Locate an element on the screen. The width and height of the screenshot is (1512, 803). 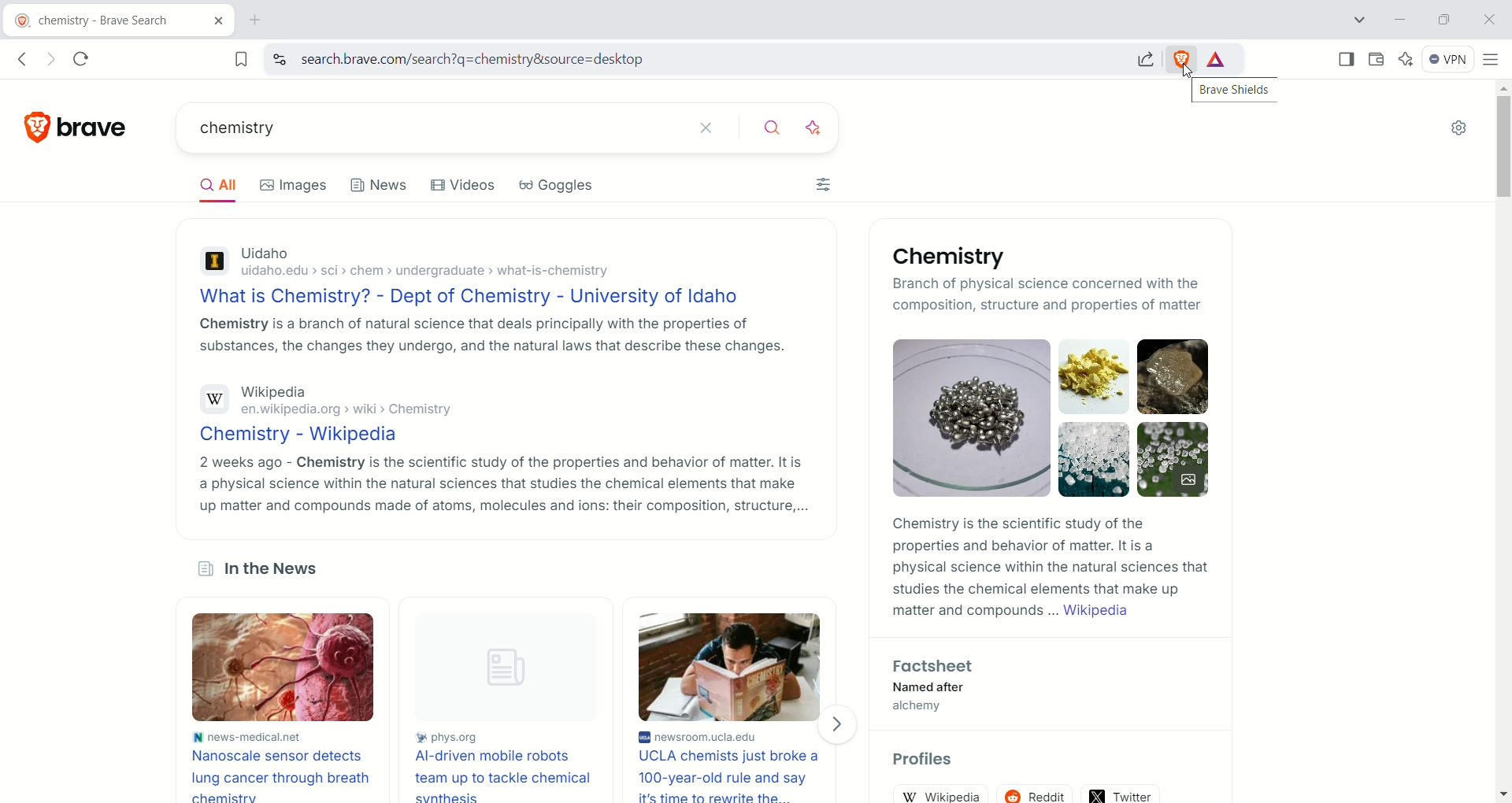
What is chemistry? - Dept of Chemistry - University of Idaho is located at coordinates (487, 298).